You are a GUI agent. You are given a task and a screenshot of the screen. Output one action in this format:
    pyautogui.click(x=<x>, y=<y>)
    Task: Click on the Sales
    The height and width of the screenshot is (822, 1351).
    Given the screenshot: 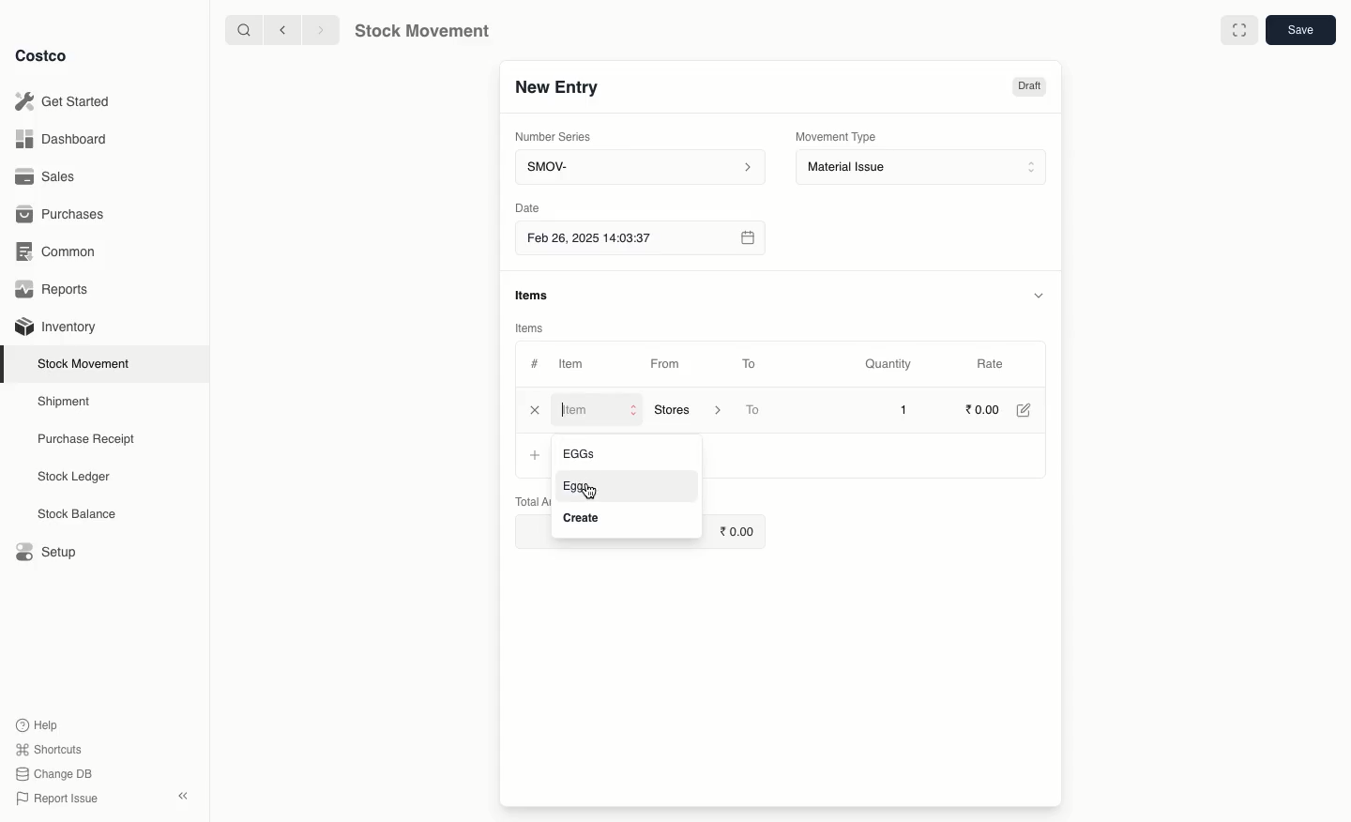 What is the action you would take?
    pyautogui.click(x=48, y=175)
    